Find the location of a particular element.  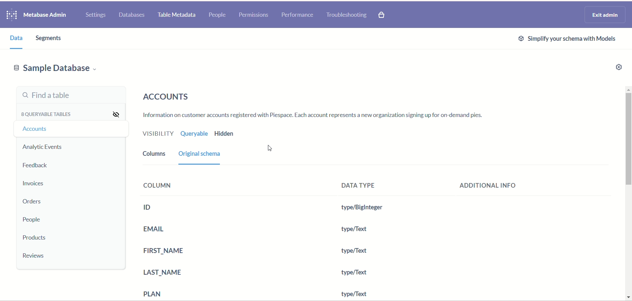

databases is located at coordinates (131, 15).